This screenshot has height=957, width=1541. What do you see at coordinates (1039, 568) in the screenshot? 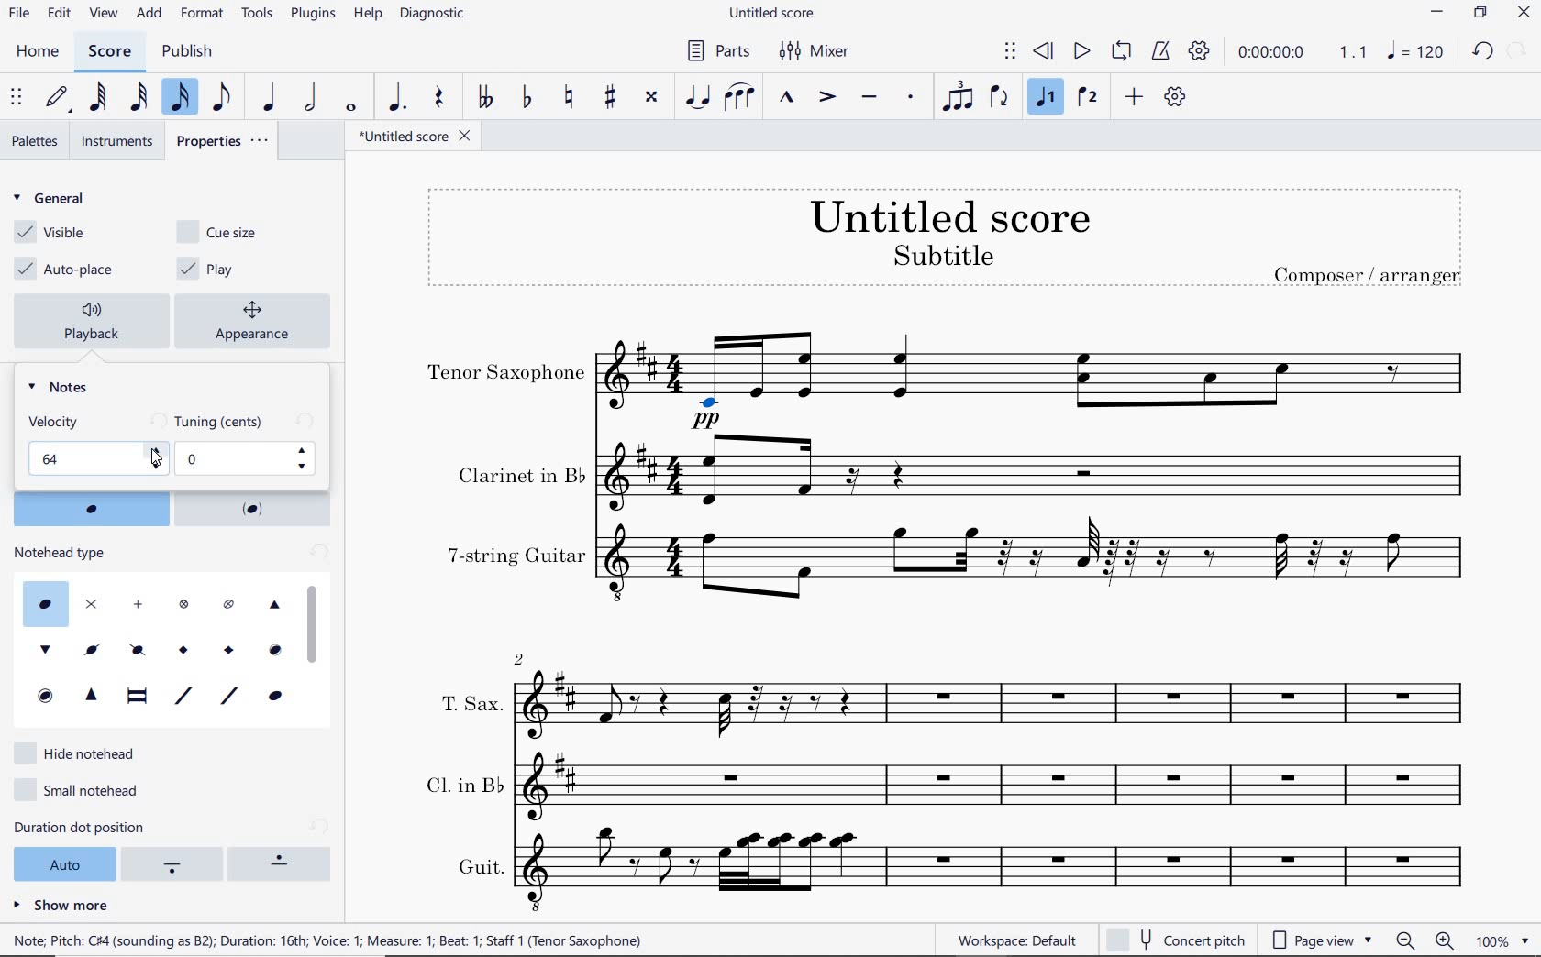
I see `7-string guitar` at bounding box center [1039, 568].